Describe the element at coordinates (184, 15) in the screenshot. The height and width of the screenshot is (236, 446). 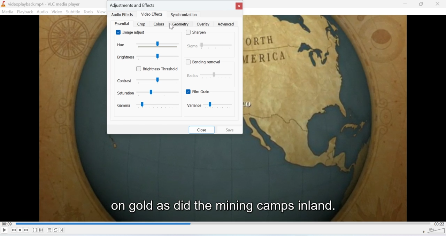
I see `synchronization` at that location.